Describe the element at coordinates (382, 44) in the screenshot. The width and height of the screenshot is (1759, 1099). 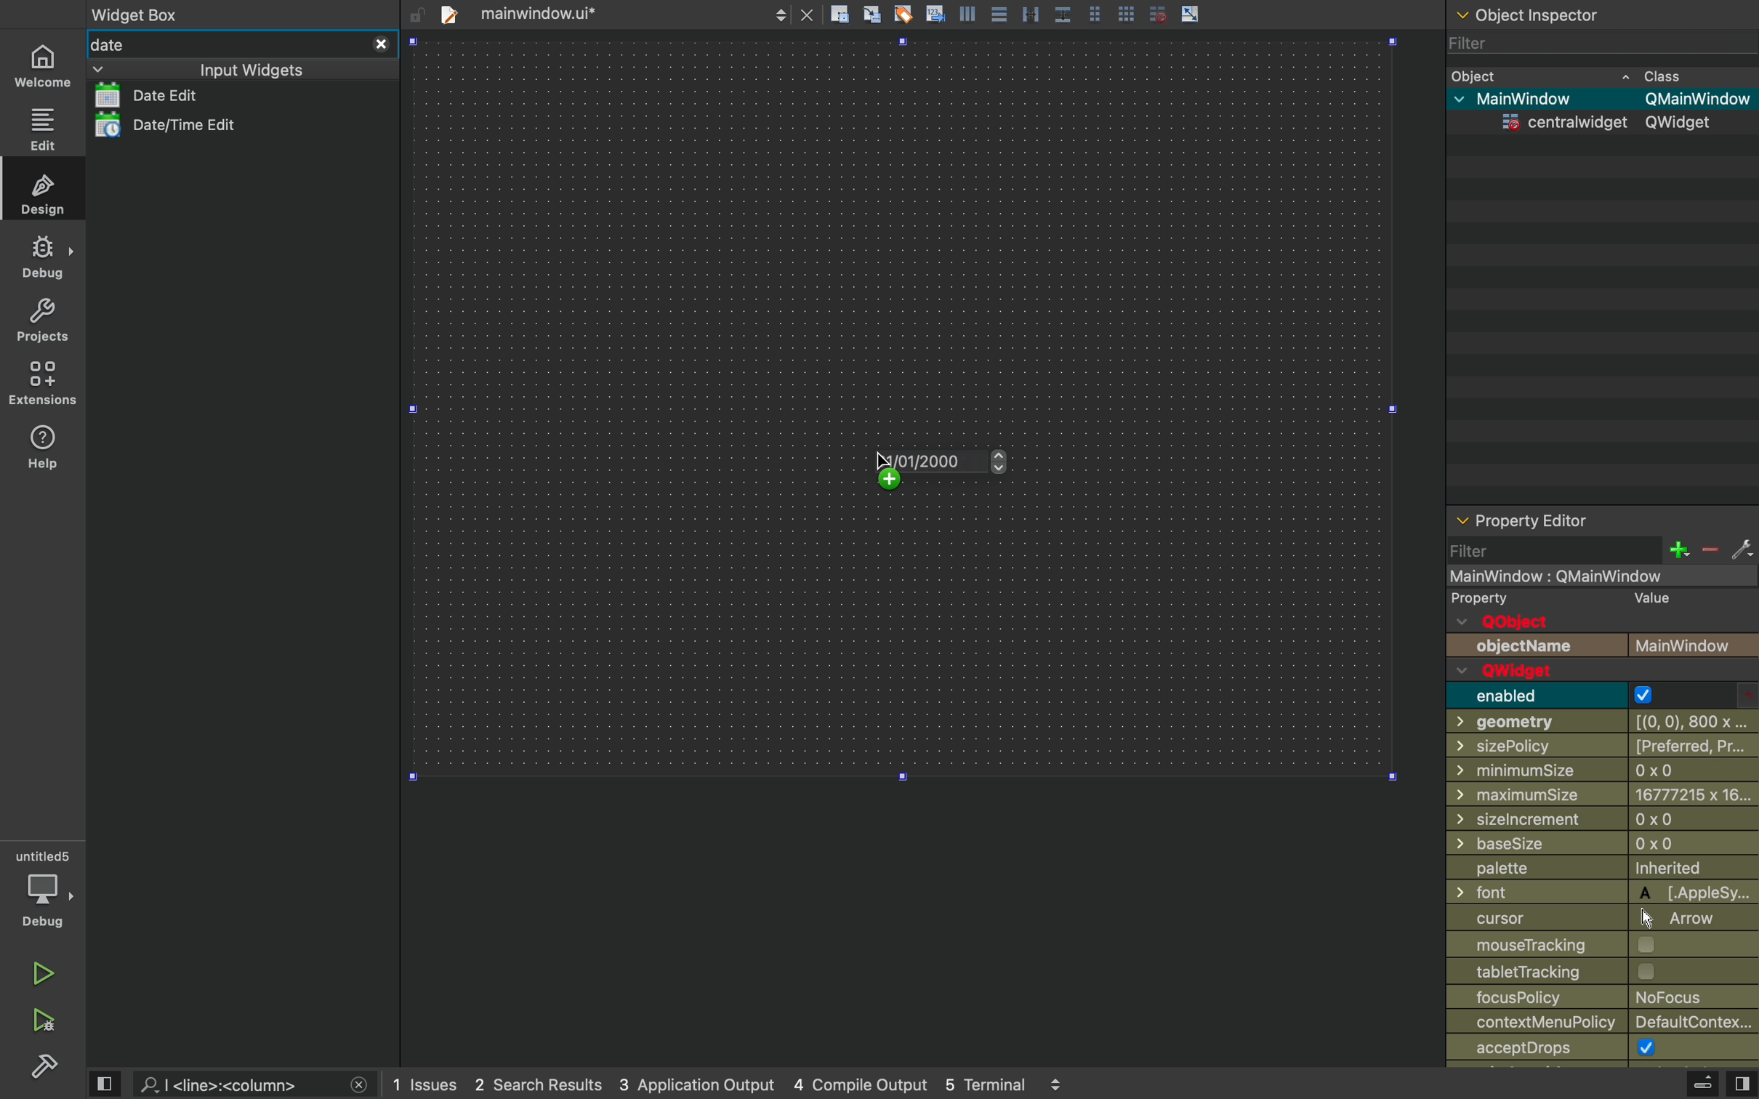
I see `close` at that location.